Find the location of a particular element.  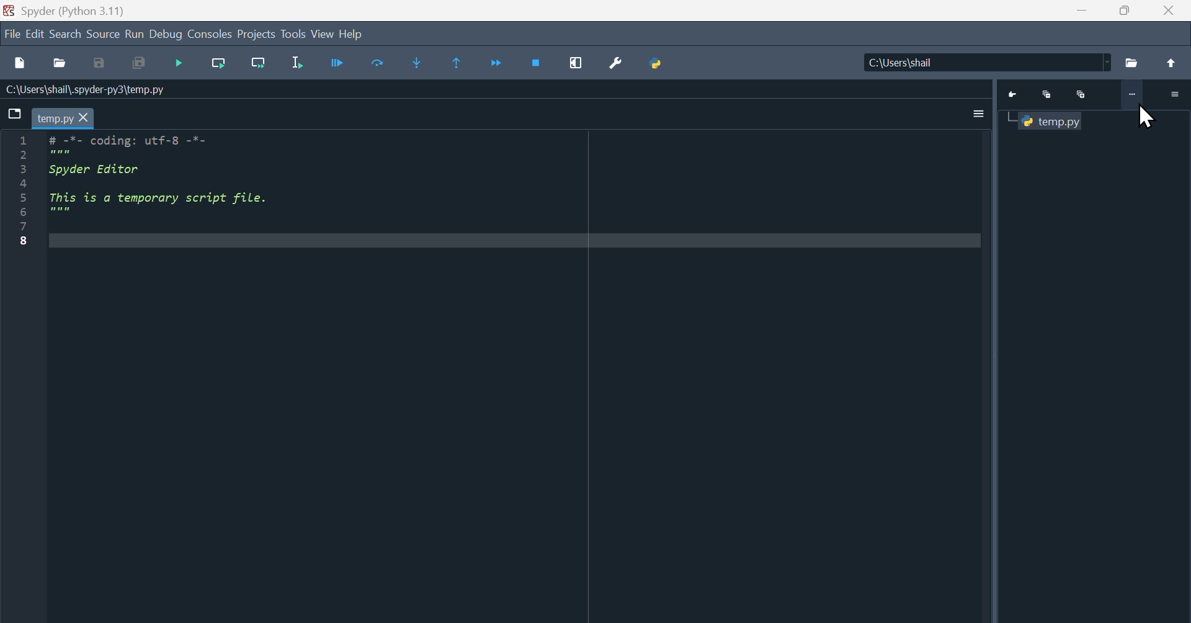

Save as is located at coordinates (99, 64).